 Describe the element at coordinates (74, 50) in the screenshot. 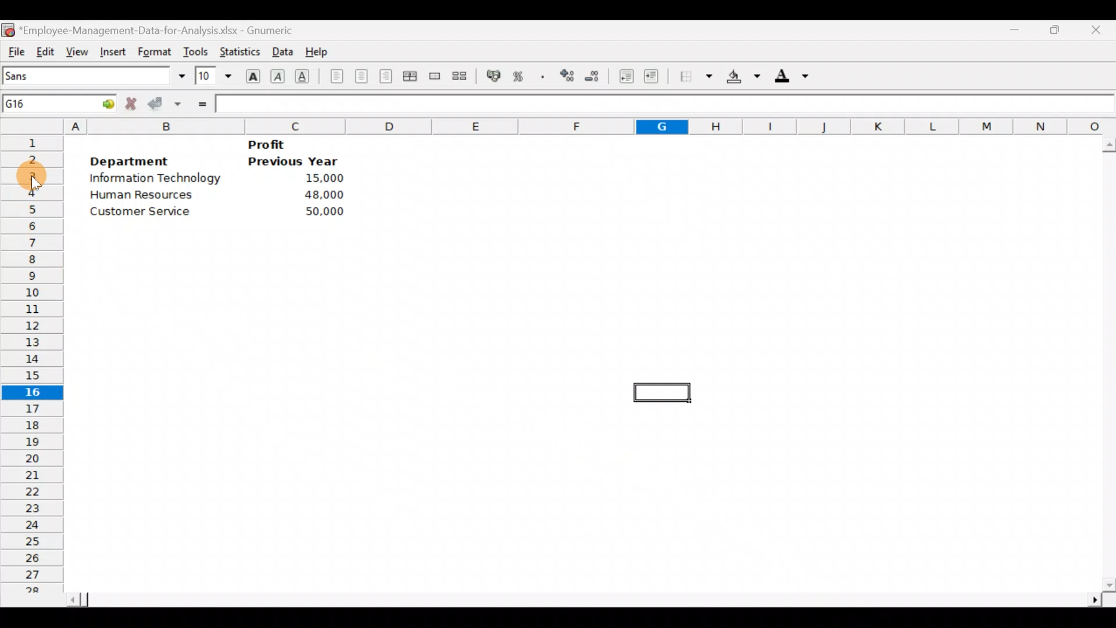

I see `View` at that location.